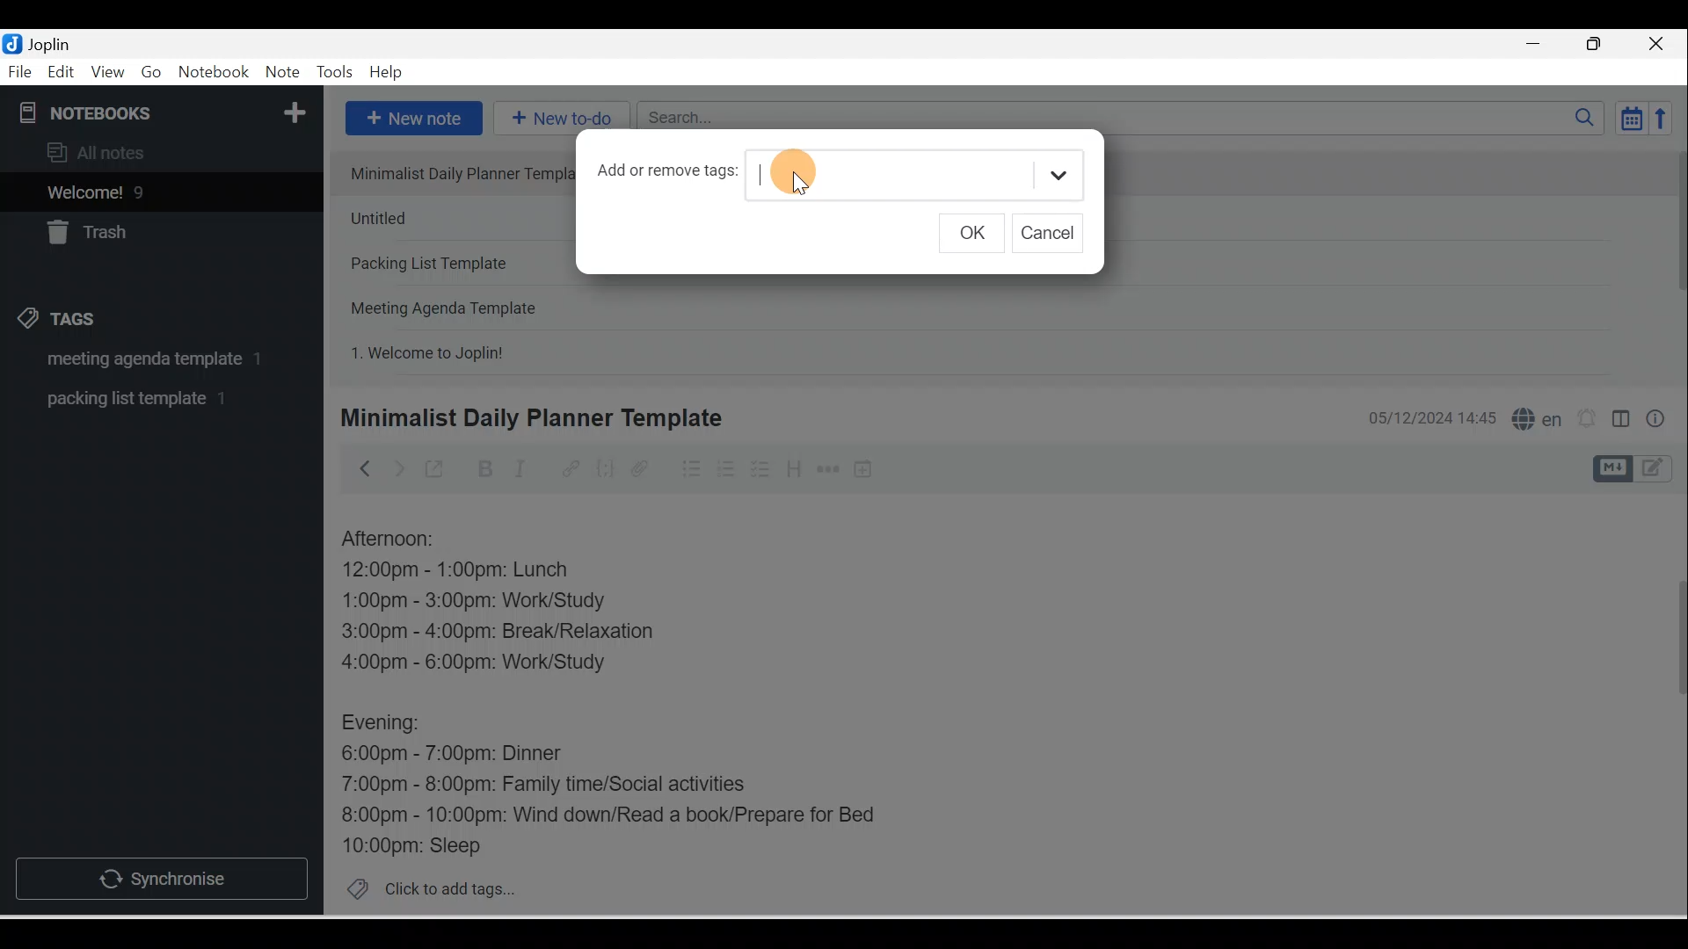 The image size is (1688, 949). Describe the element at coordinates (1669, 705) in the screenshot. I see `Scroll bar` at that location.